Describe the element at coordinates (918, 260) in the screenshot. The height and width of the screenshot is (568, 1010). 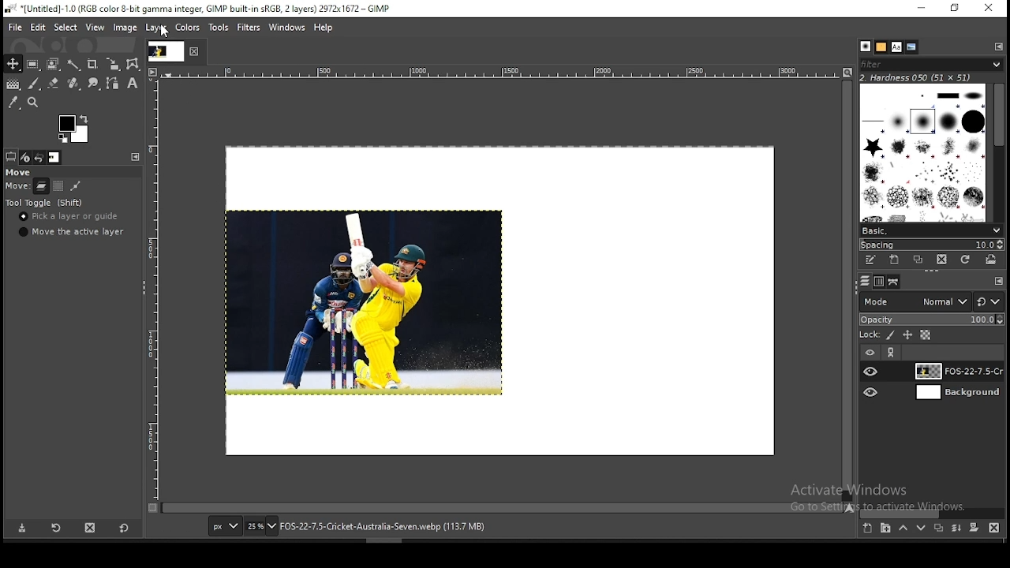
I see `duplicate brush` at that location.